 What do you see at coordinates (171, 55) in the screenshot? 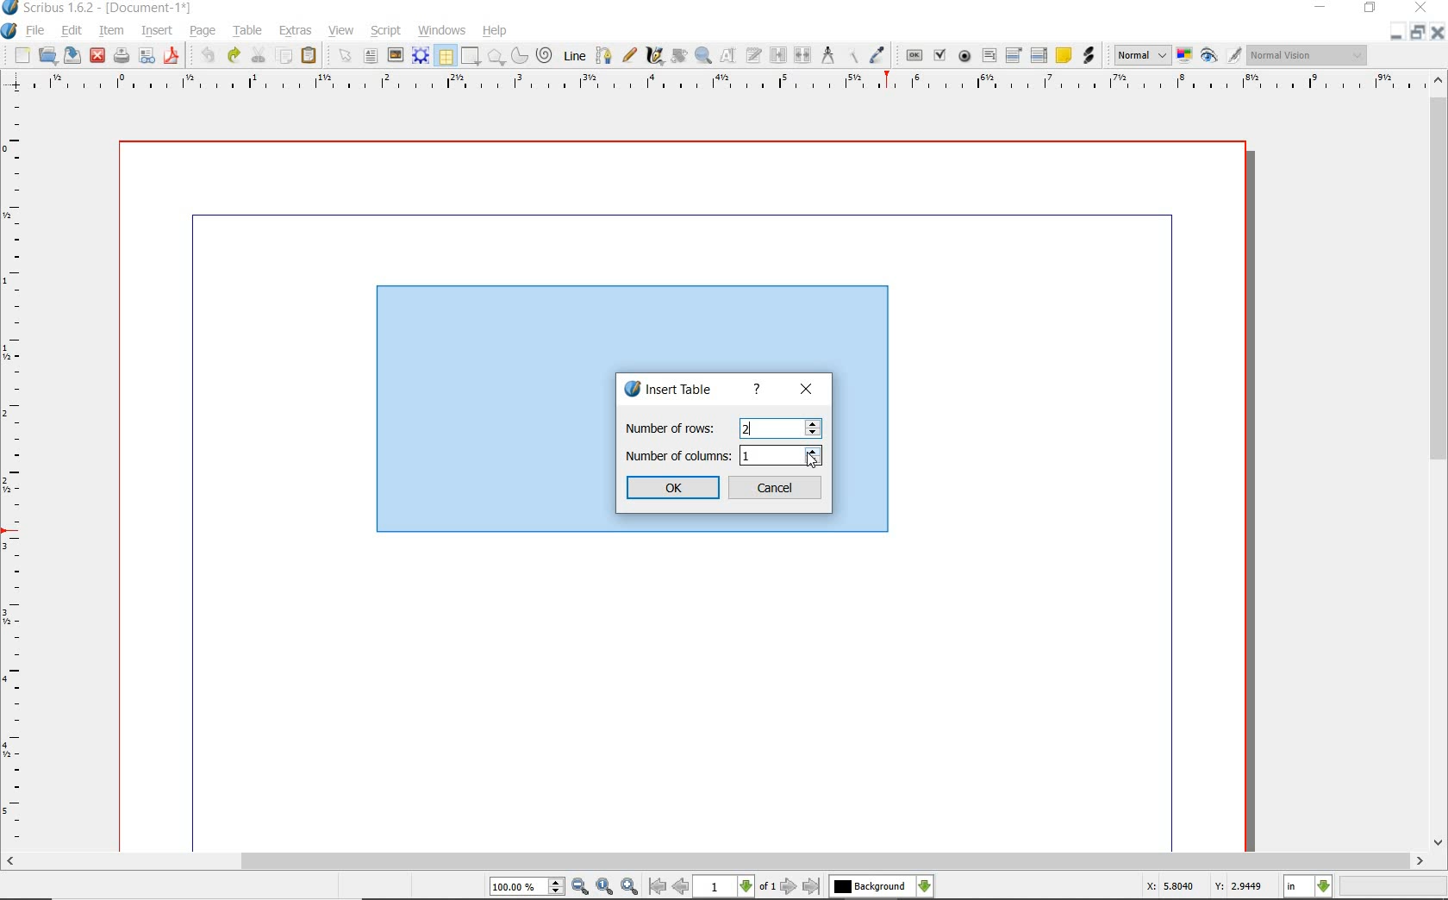
I see `save as pdf` at bounding box center [171, 55].